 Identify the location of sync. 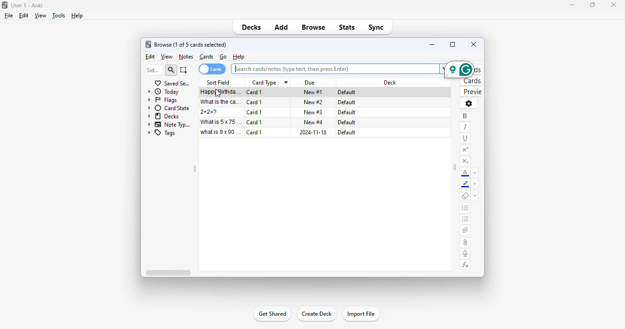
(377, 27).